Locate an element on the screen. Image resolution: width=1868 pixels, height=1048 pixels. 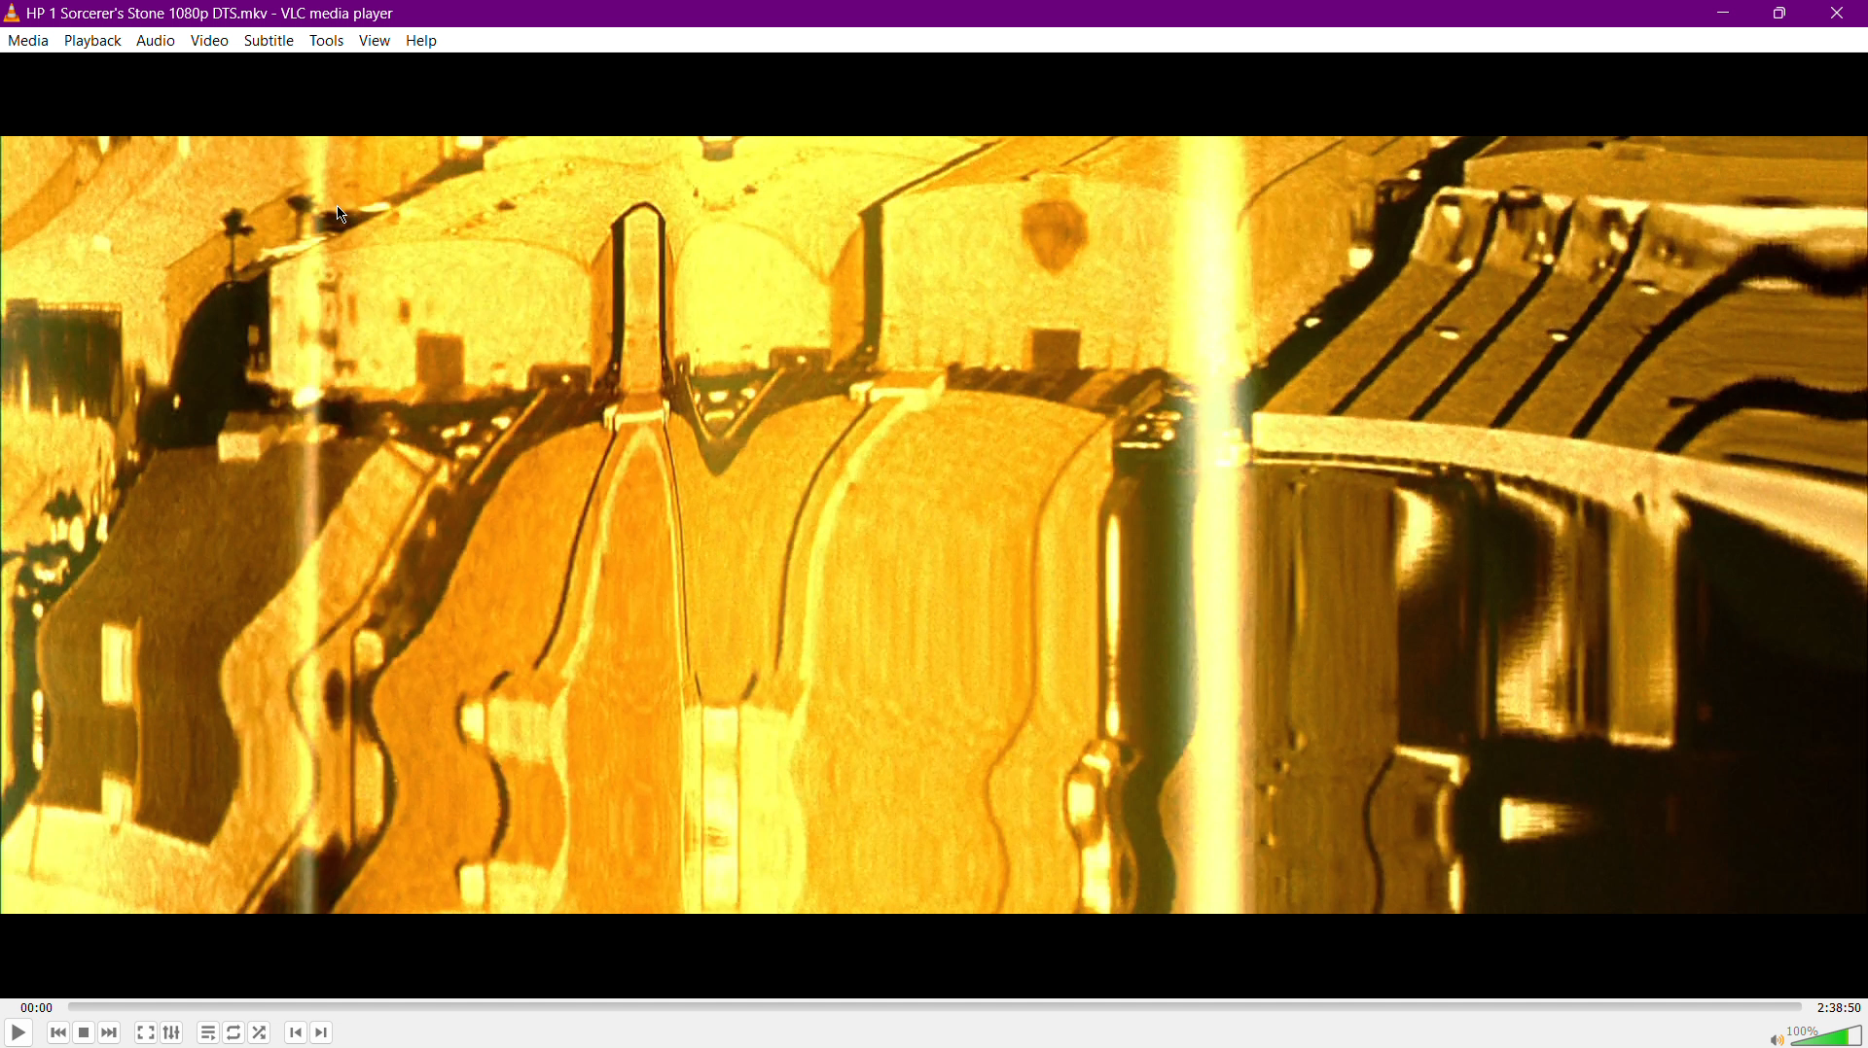
Random is located at coordinates (262, 1033).